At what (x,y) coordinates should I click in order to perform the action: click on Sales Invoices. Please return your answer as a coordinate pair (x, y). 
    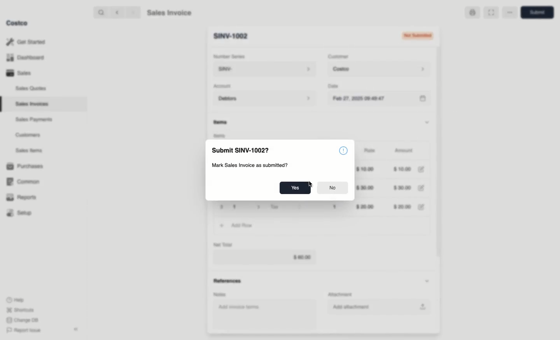
    Looking at the image, I should click on (33, 104).